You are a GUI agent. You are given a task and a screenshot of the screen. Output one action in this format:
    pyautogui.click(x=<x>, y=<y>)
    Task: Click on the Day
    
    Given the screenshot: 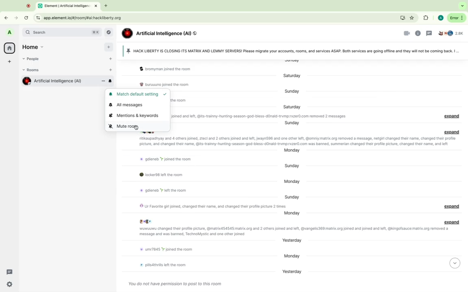 What is the action you would take?
    pyautogui.click(x=291, y=273)
    